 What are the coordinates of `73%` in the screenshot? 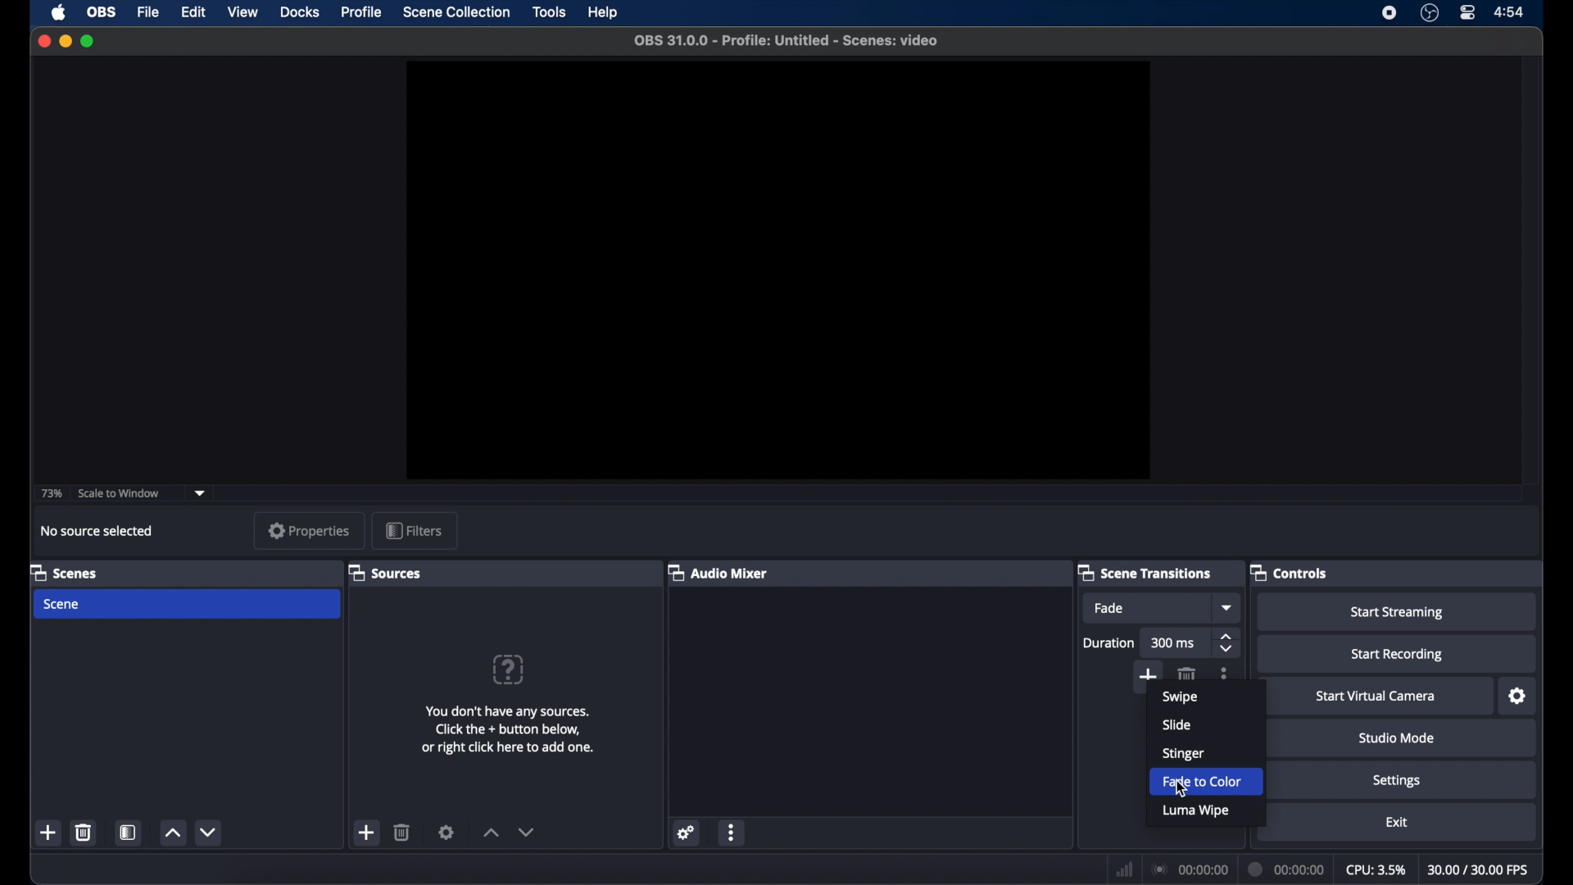 It's located at (50, 494).